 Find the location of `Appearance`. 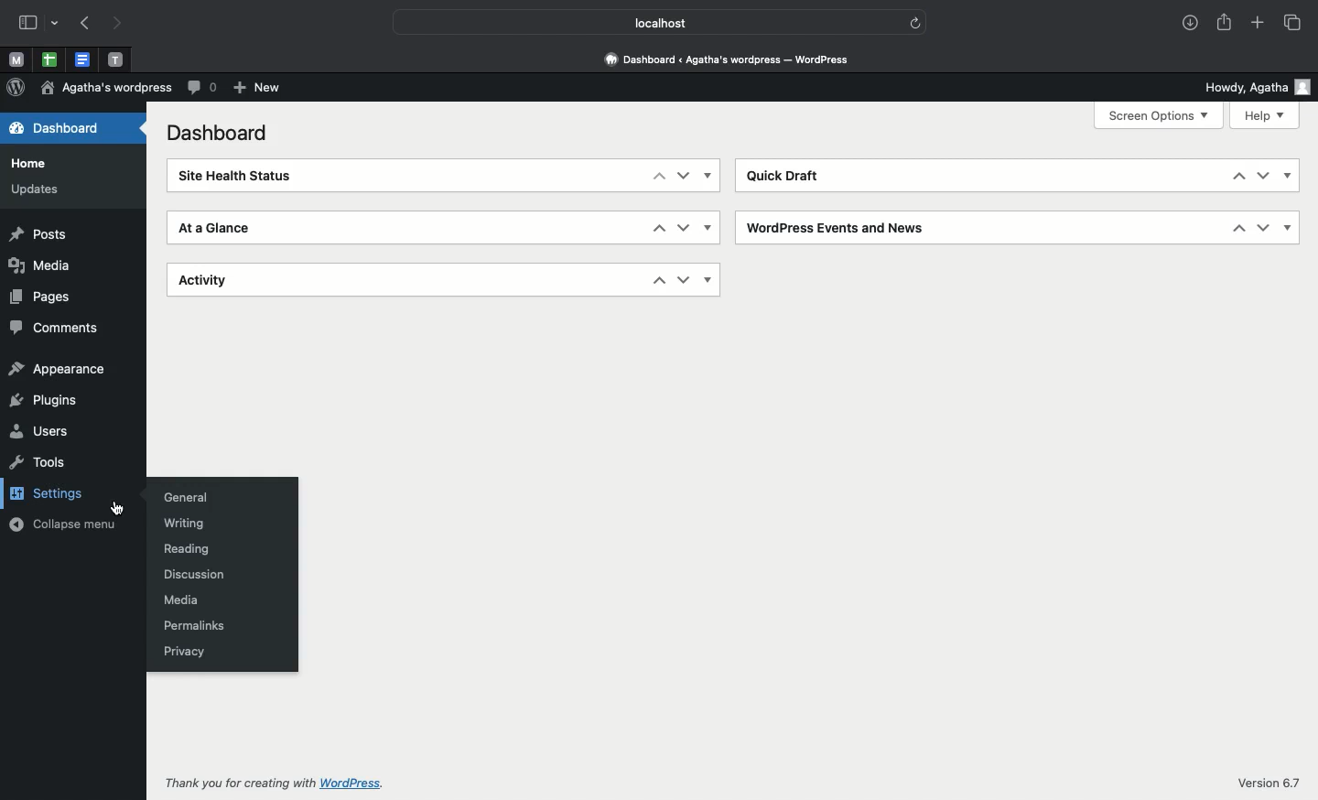

Appearance is located at coordinates (56, 369).